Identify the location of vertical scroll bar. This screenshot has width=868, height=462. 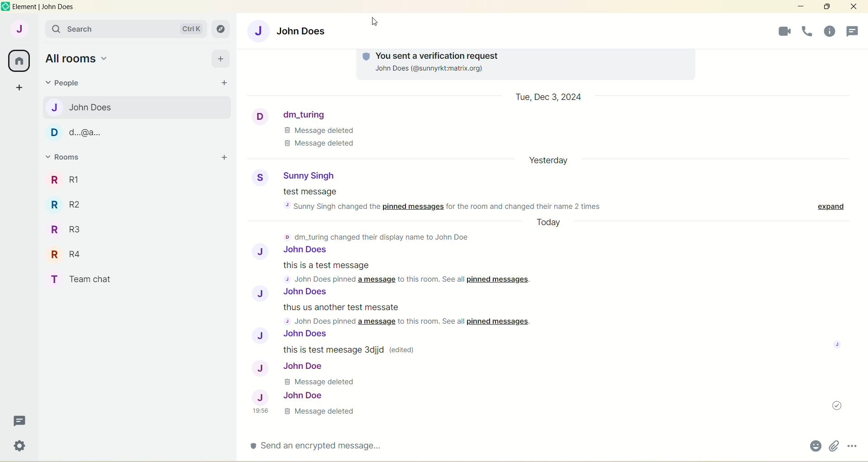
(863, 240).